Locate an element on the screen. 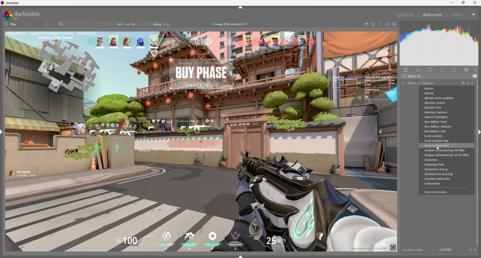 The image size is (481, 258). sharpen demosaicing is located at coordinates (443, 150).